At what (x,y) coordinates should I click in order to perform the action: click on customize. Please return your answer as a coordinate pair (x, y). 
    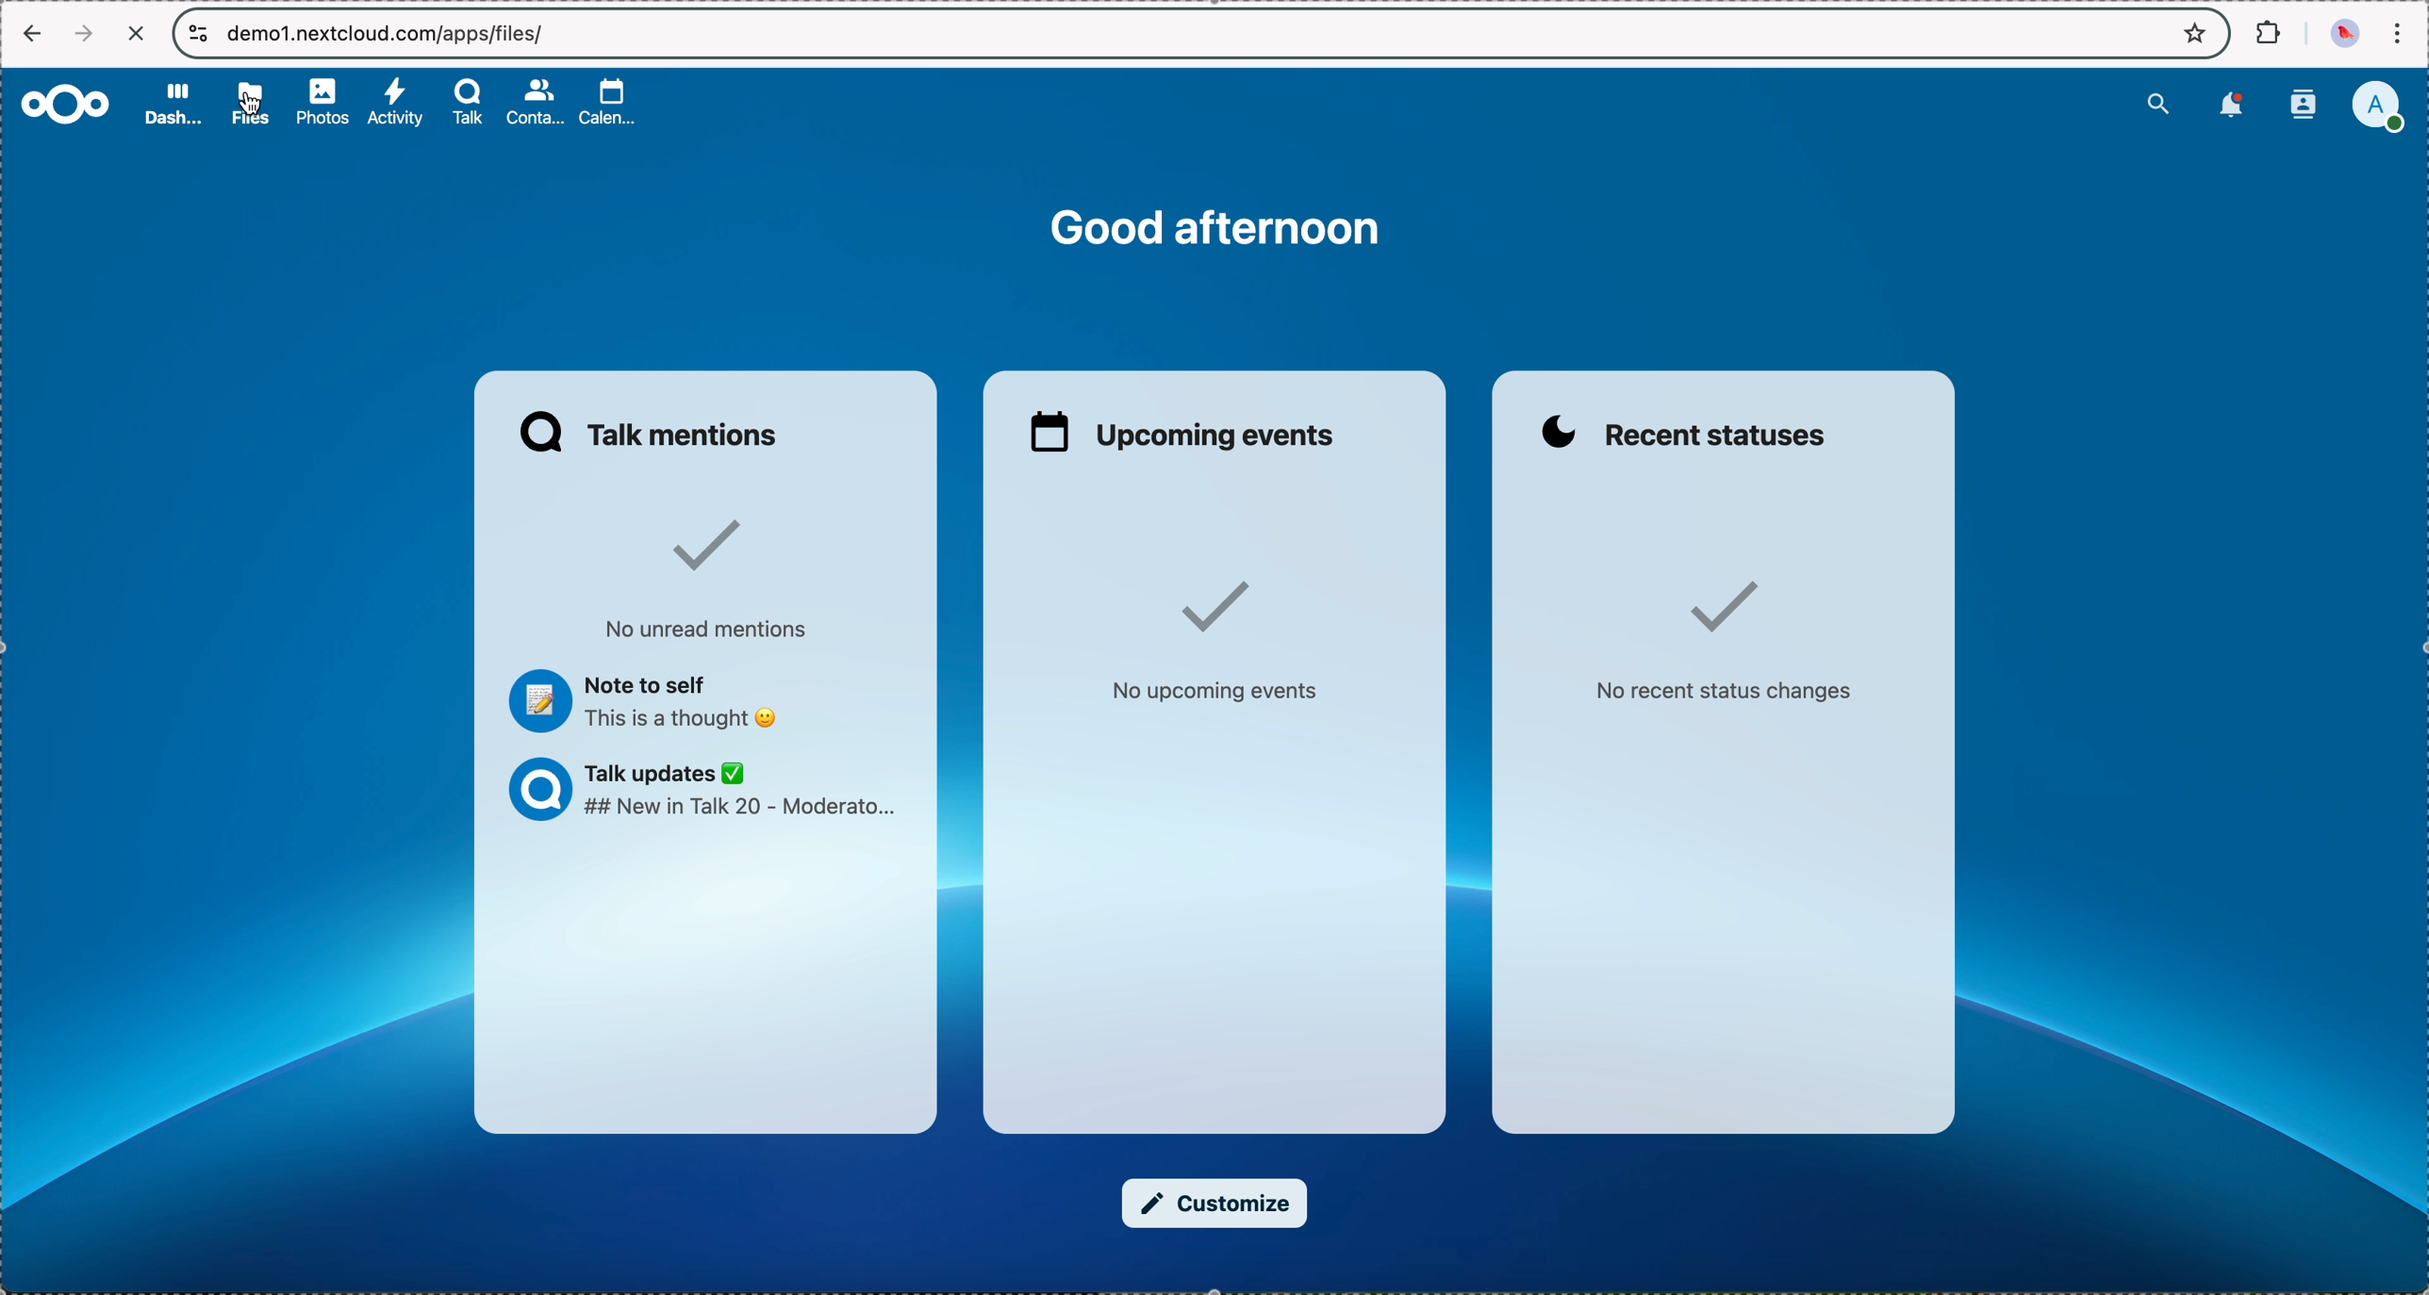
    Looking at the image, I should click on (1217, 1204).